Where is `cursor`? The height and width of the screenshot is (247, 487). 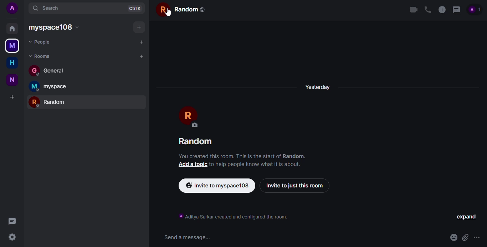
cursor is located at coordinates (163, 12).